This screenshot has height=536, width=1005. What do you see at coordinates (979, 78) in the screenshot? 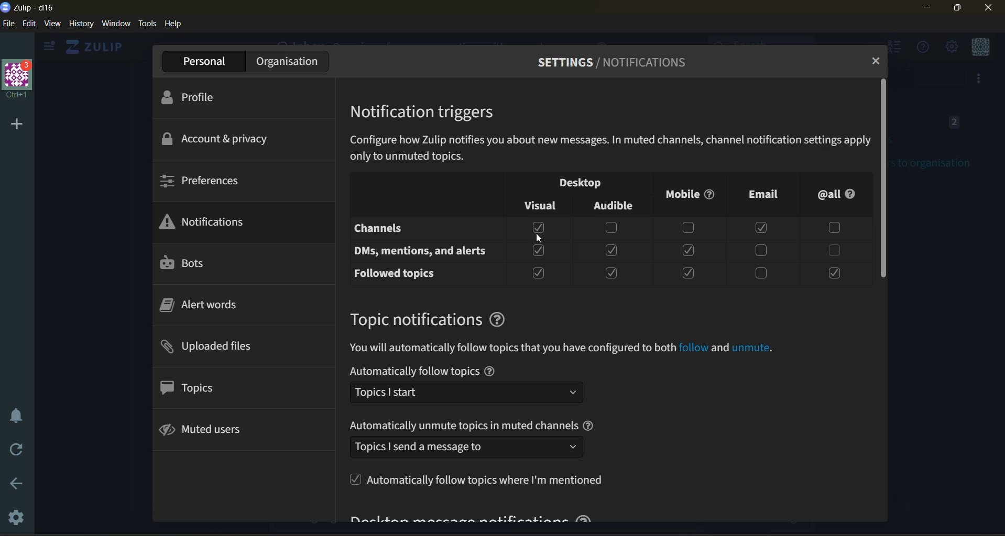
I see `invite users to organisation` at bounding box center [979, 78].